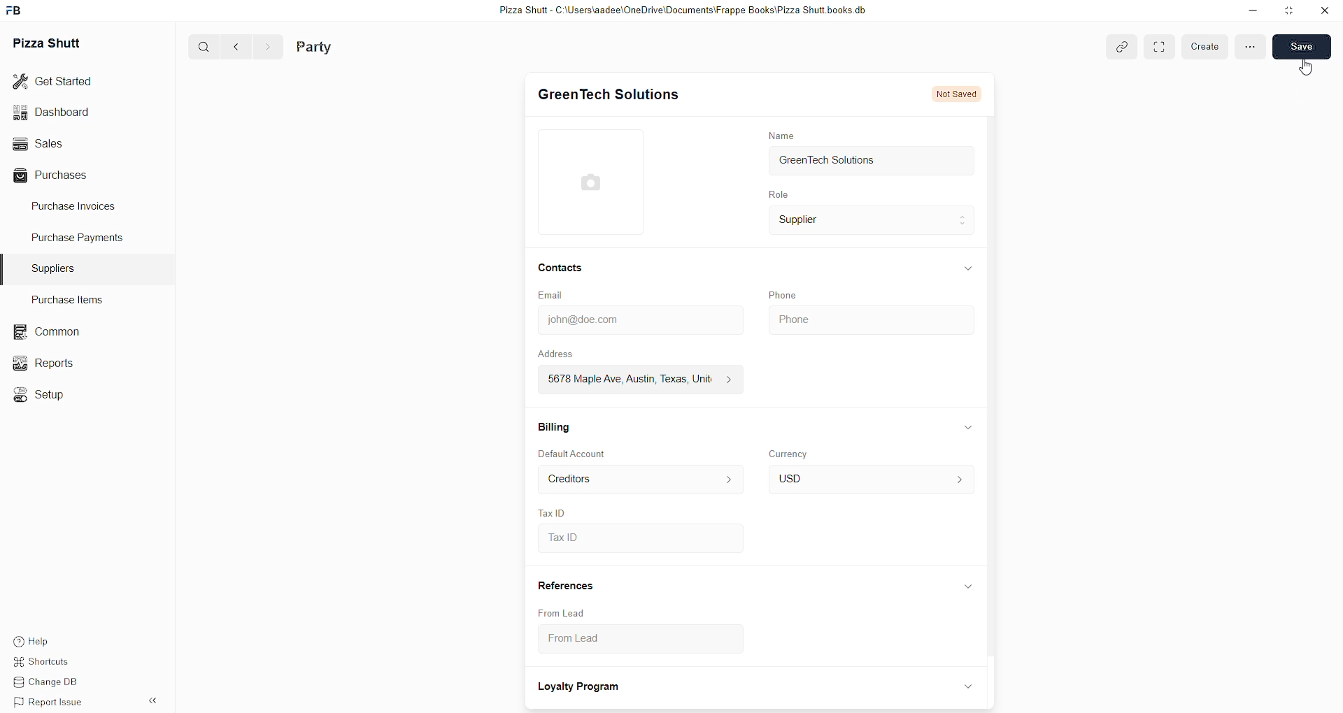 The image size is (1343, 713). What do you see at coordinates (68, 143) in the screenshot?
I see `Sales` at bounding box center [68, 143].